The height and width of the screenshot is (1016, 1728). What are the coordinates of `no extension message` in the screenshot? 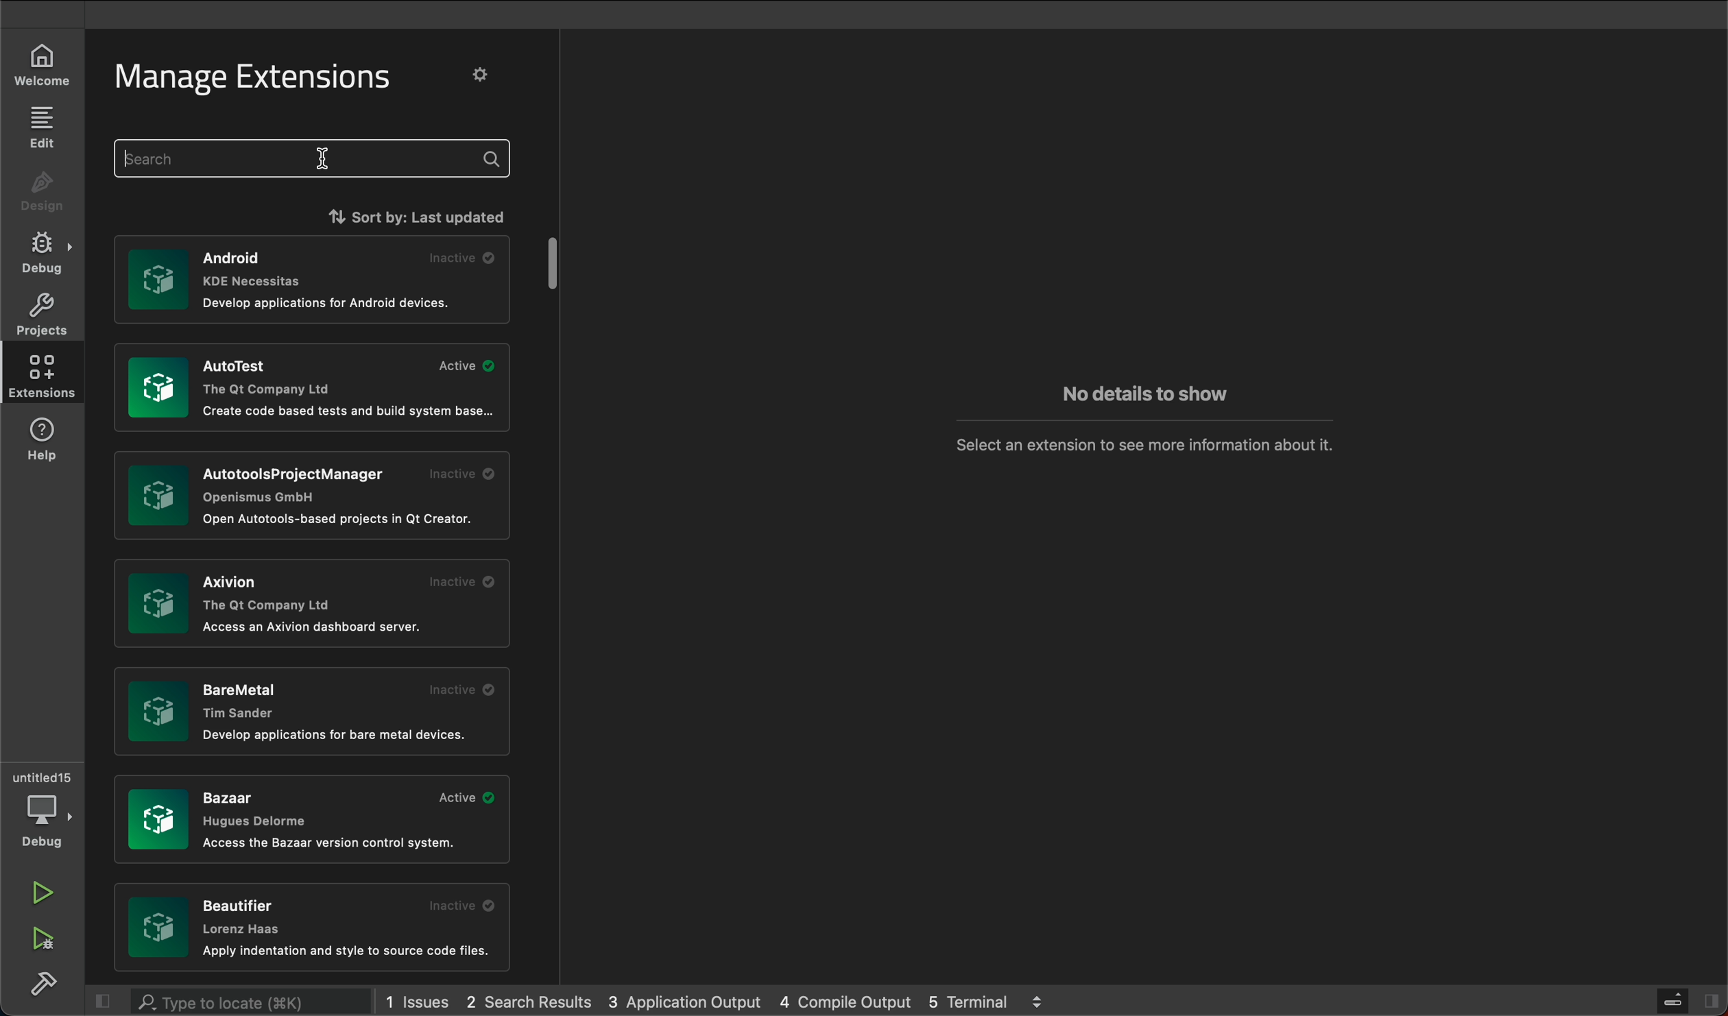 It's located at (1144, 396).